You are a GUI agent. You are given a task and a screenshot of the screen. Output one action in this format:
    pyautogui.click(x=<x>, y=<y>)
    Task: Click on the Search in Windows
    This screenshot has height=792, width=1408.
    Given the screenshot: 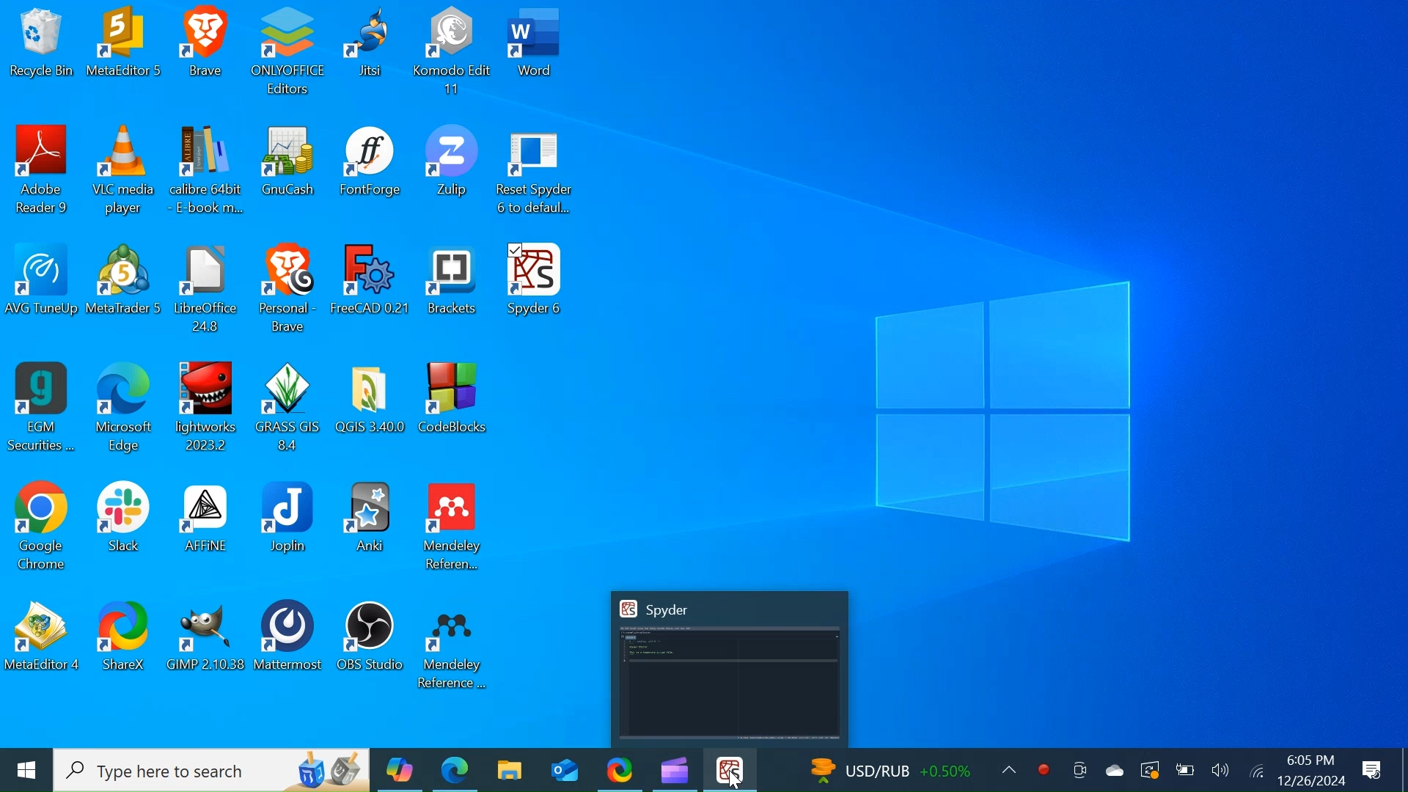 What is the action you would take?
    pyautogui.click(x=212, y=771)
    